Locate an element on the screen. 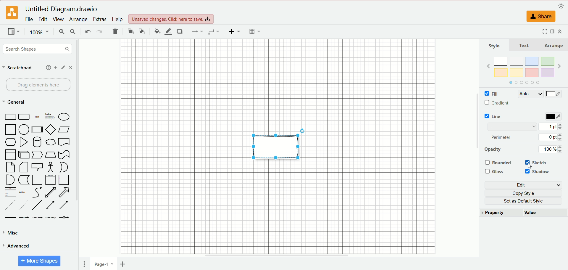 This screenshot has width=568, height=270. scratchpad is located at coordinates (17, 68).